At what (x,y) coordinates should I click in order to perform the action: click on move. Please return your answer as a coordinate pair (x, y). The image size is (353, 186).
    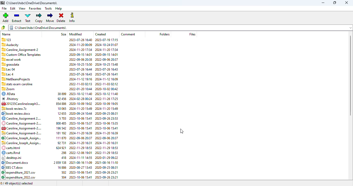
    Looking at the image, I should click on (50, 18).